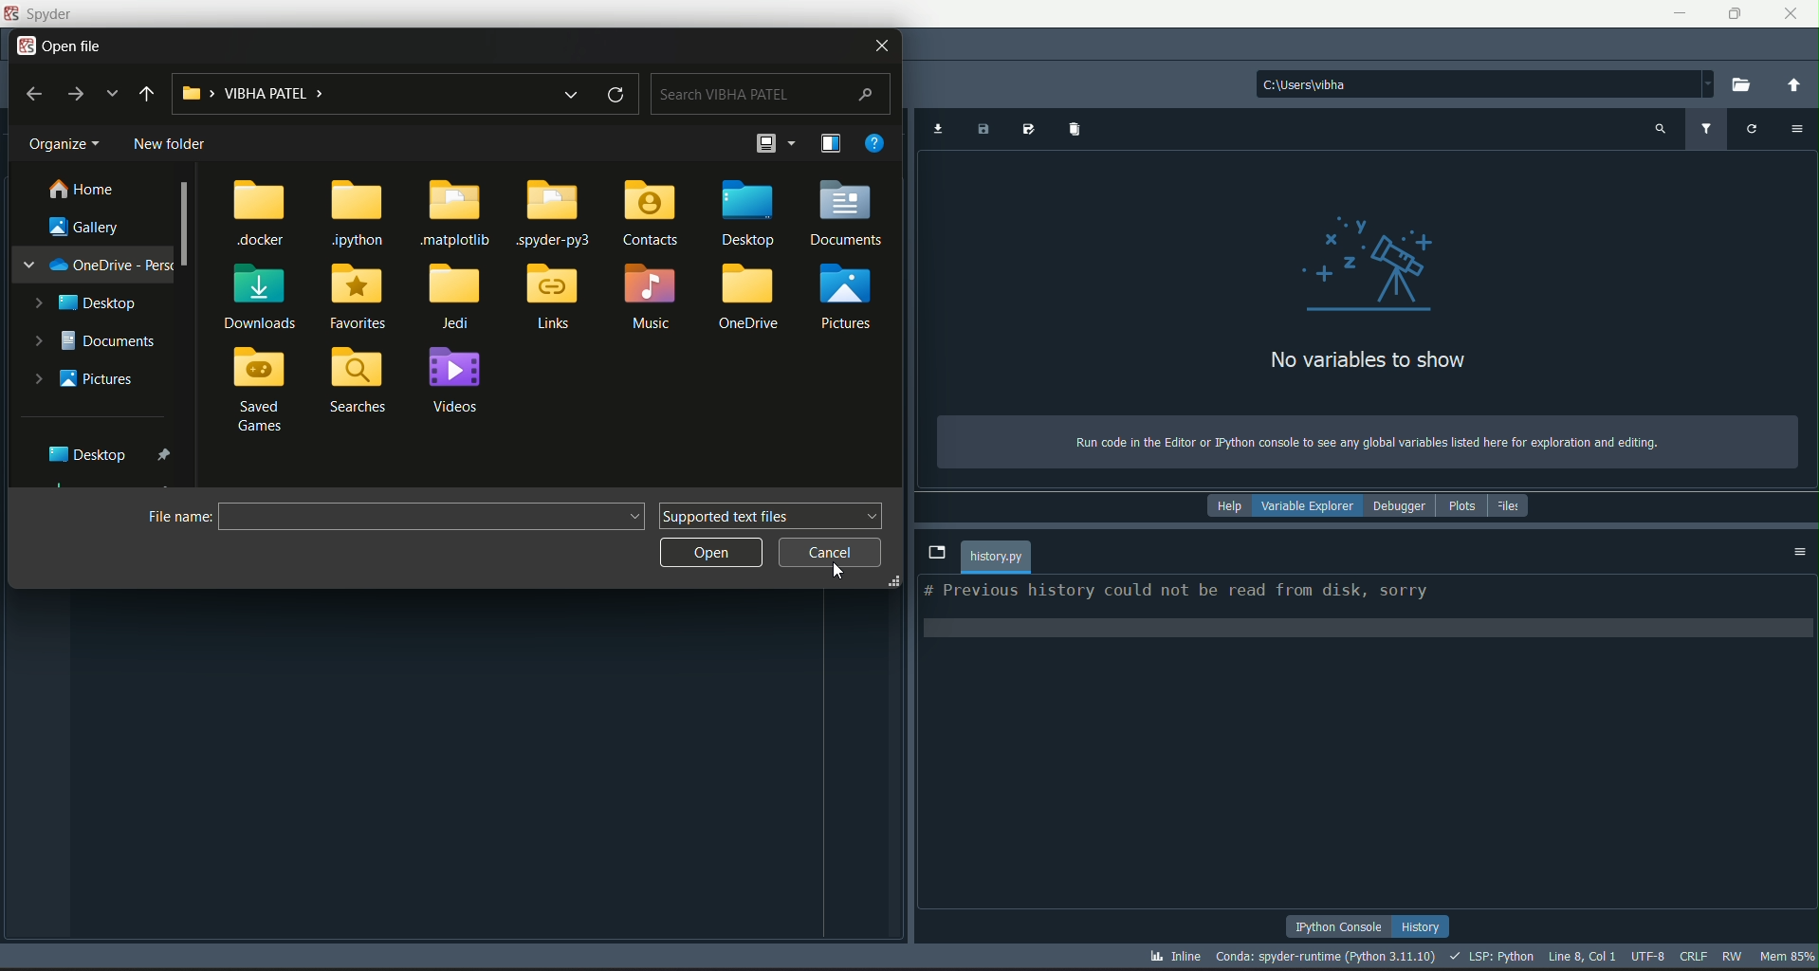 The width and height of the screenshot is (1819, 971). What do you see at coordinates (554, 296) in the screenshot?
I see `links` at bounding box center [554, 296].